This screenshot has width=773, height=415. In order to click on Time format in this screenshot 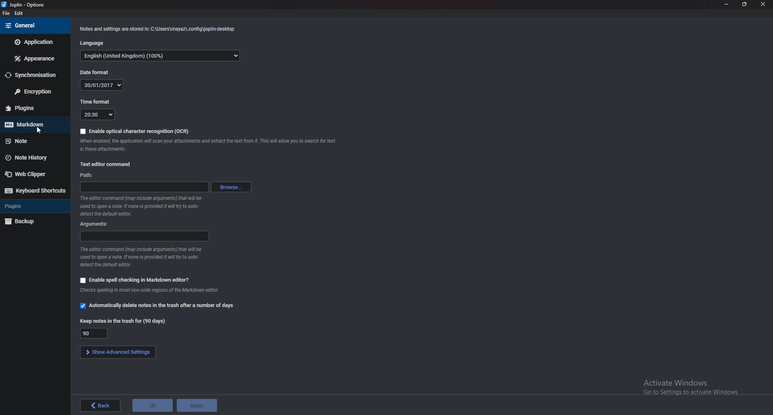, I will do `click(98, 114)`.